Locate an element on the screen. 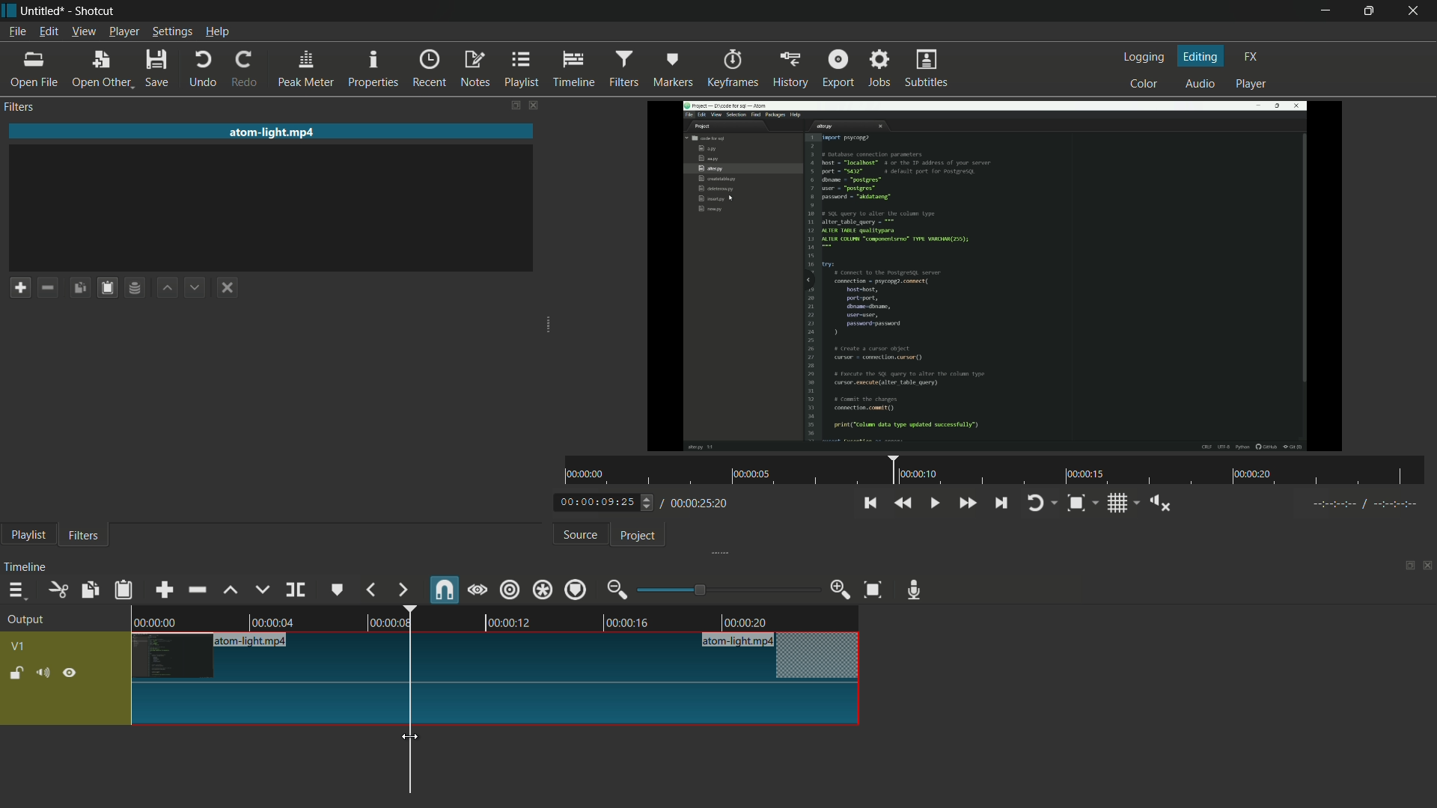 This screenshot has height=808, width=1437. total time is located at coordinates (698, 504).